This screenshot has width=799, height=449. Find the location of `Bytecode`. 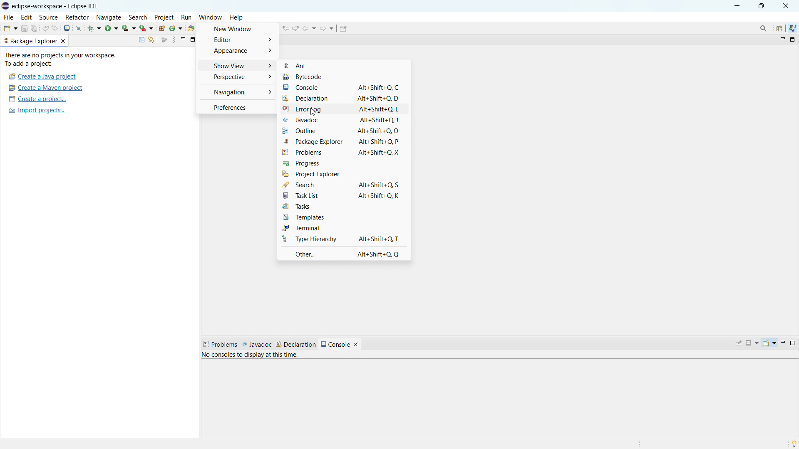

Bytecode is located at coordinates (302, 77).